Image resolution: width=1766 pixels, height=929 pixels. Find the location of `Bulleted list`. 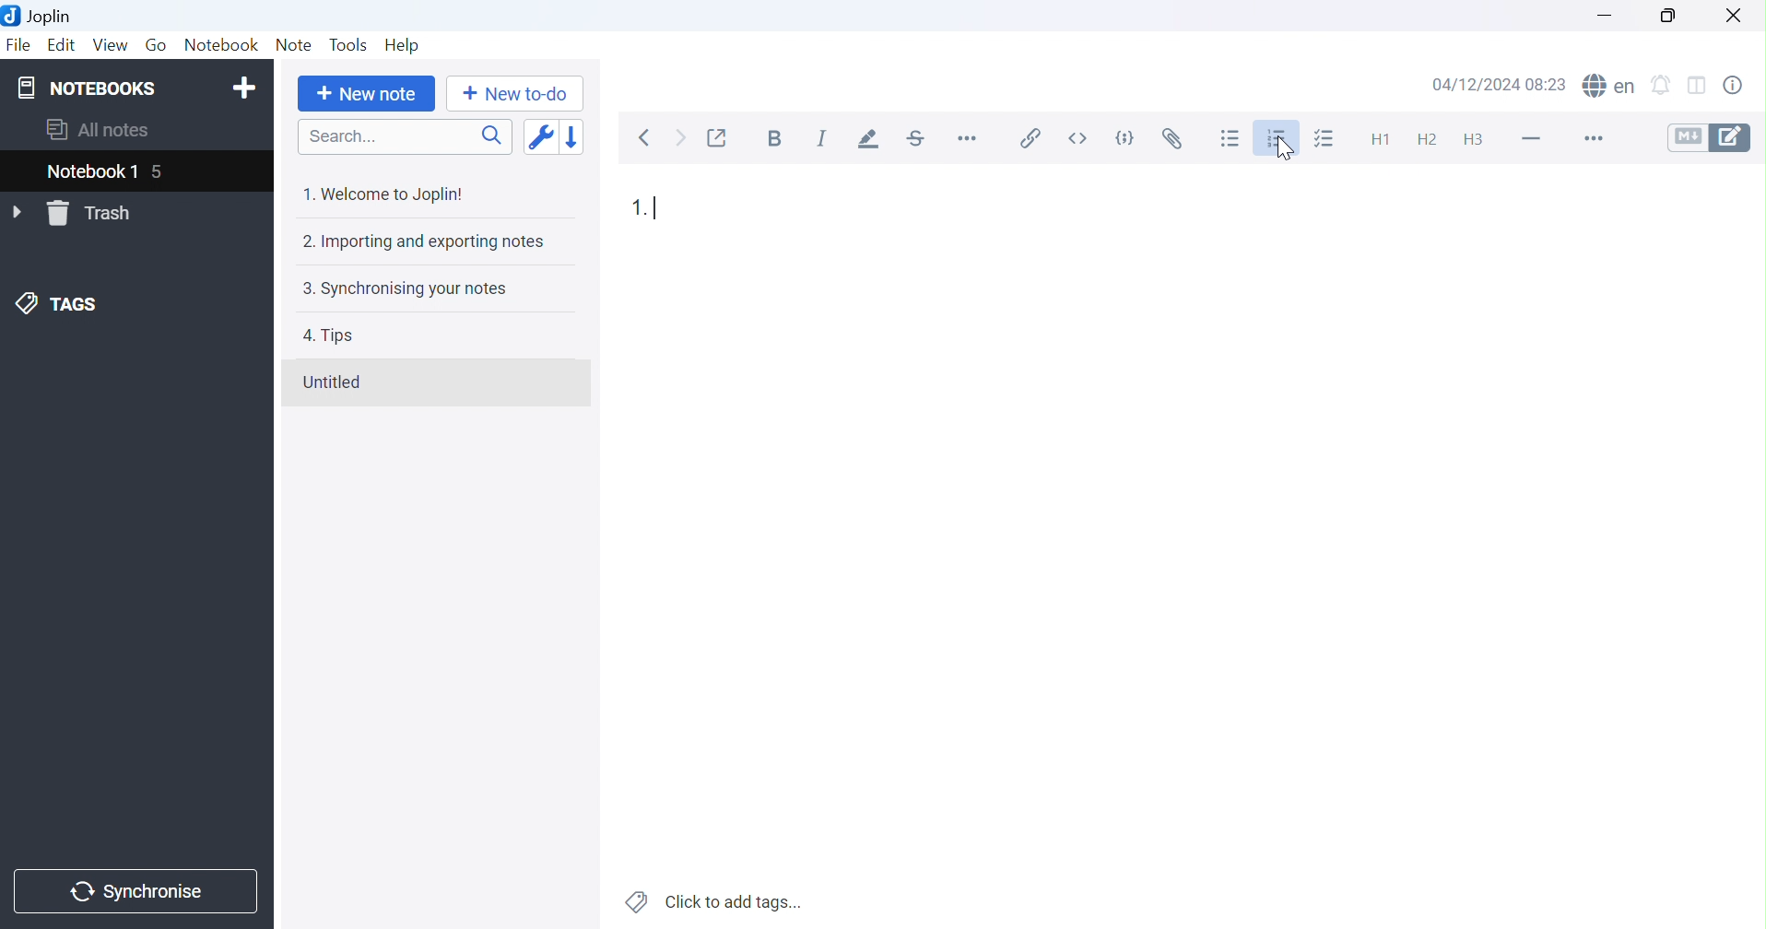

Bulleted list is located at coordinates (1231, 137).